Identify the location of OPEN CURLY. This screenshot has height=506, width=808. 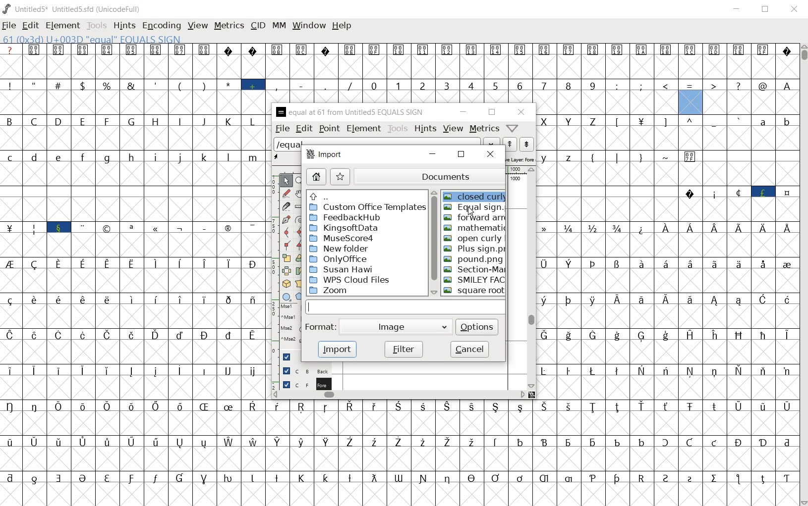
(475, 237).